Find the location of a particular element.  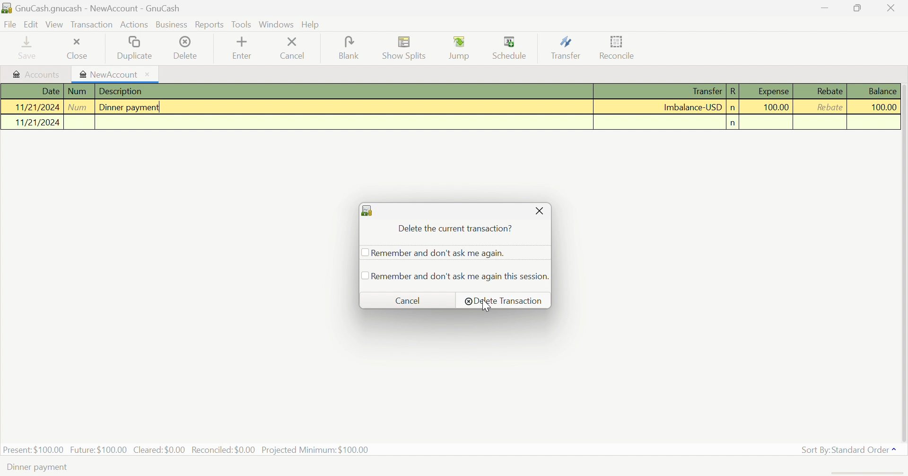

Present: $100.00 is located at coordinates (34, 450).